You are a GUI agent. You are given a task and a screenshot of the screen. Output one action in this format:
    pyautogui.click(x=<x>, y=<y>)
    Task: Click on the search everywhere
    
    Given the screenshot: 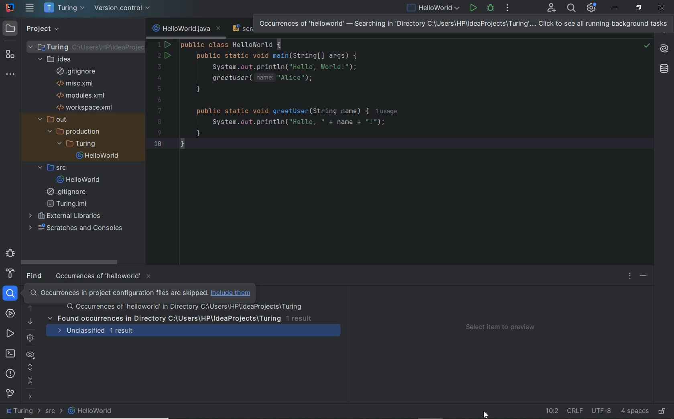 What is the action you would take?
    pyautogui.click(x=571, y=9)
    